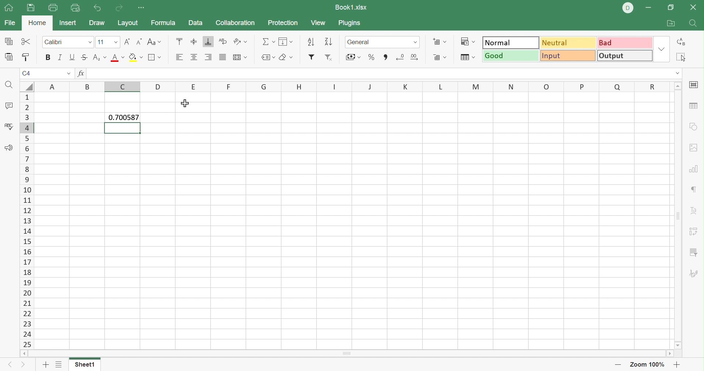 Image resolution: width=704 pixels, height=371 pixels. Describe the element at coordinates (209, 41) in the screenshot. I see `Align bottom` at that location.